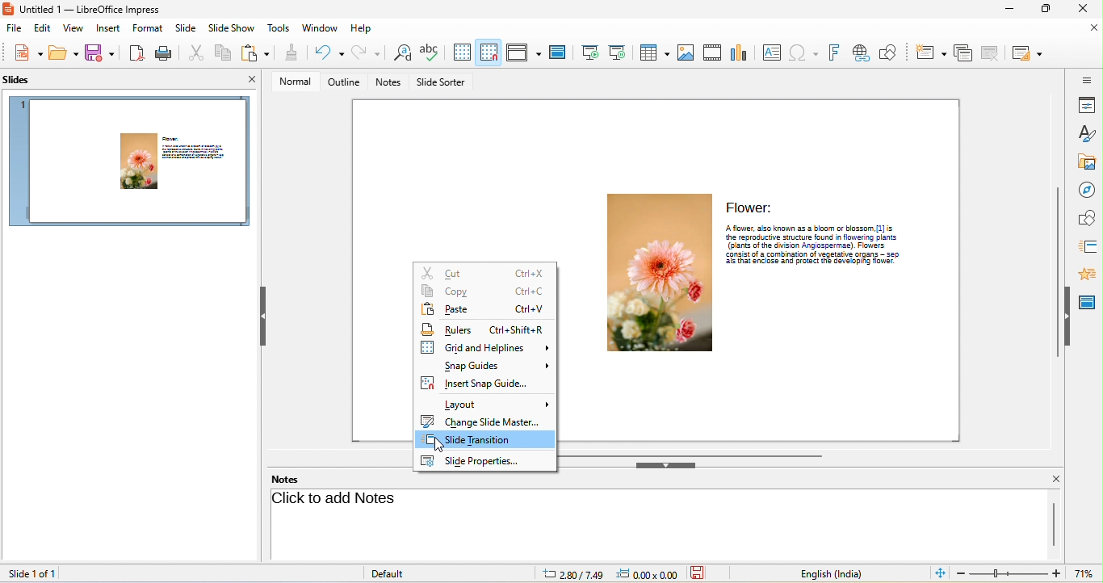 The width and height of the screenshot is (1103, 583). Describe the element at coordinates (25, 55) in the screenshot. I see `new` at that location.